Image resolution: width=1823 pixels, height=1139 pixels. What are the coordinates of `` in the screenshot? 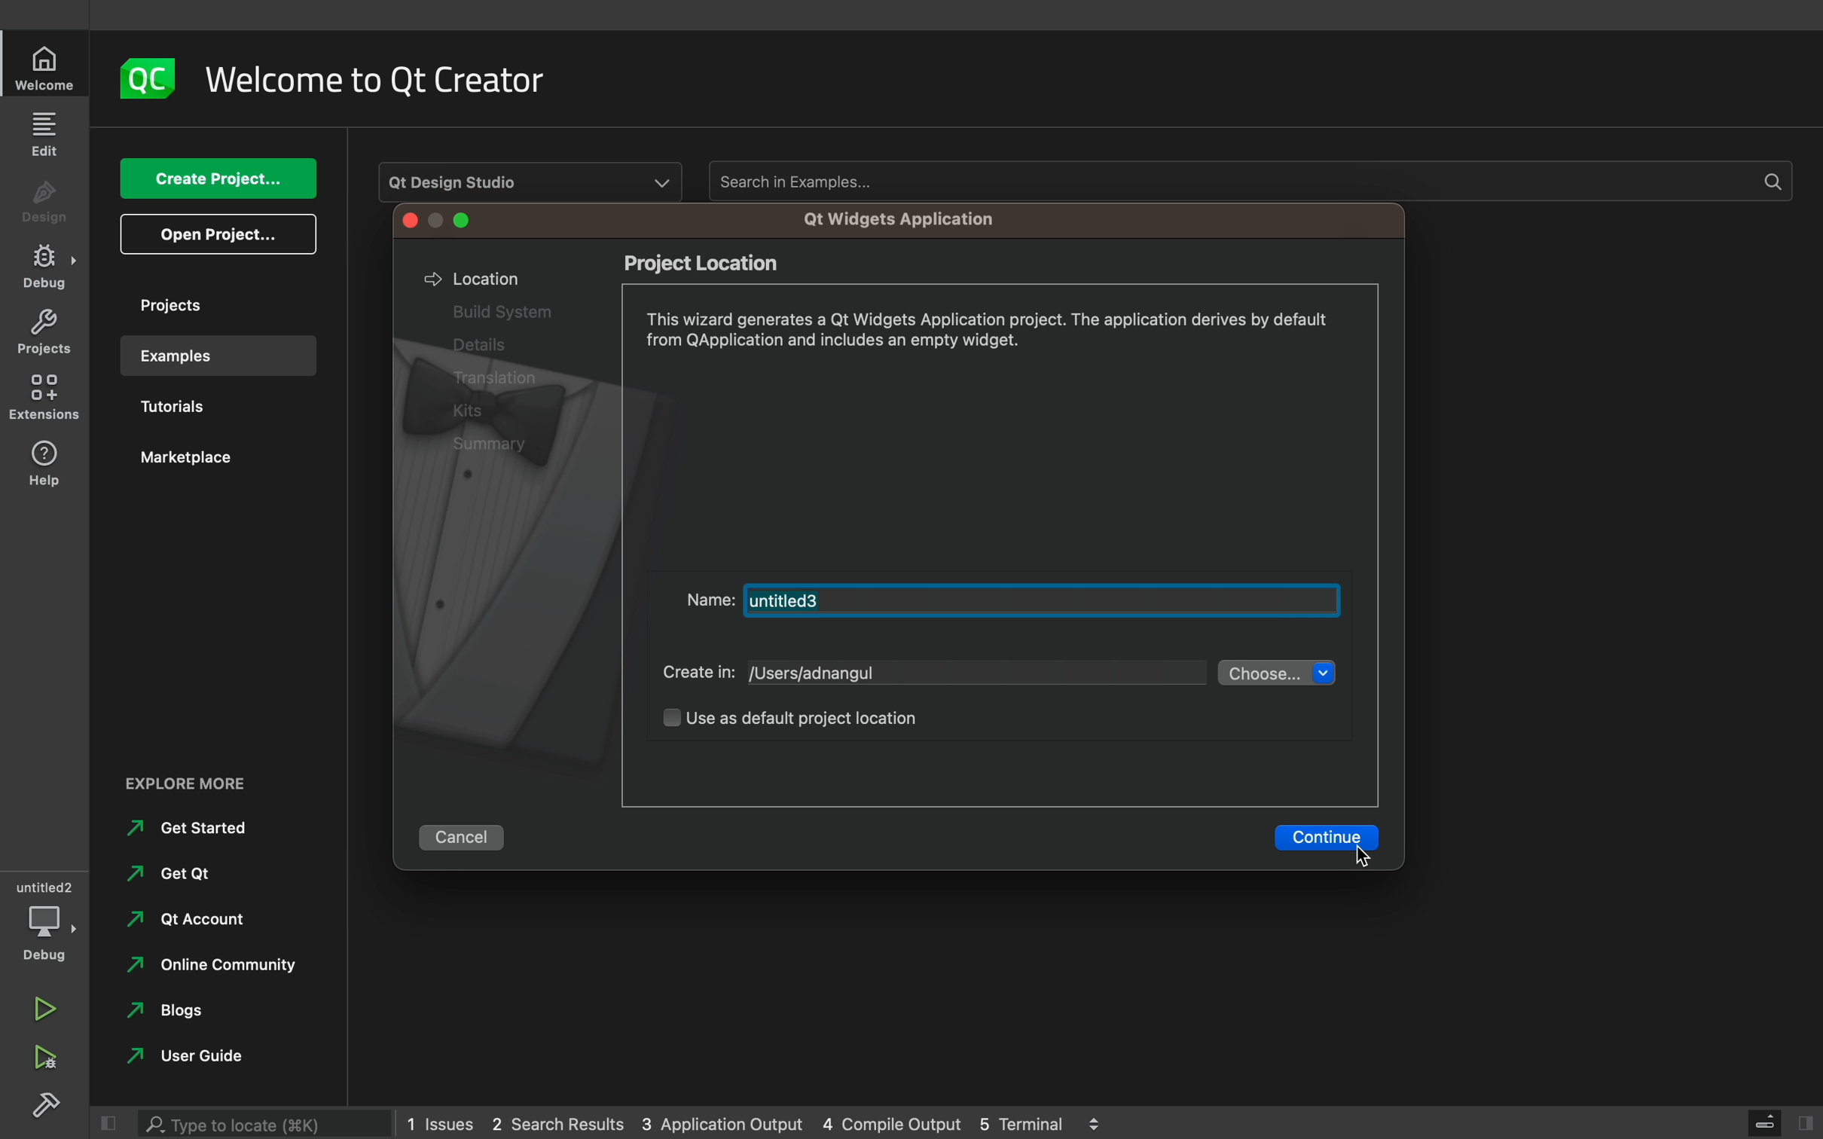 It's located at (45, 267).